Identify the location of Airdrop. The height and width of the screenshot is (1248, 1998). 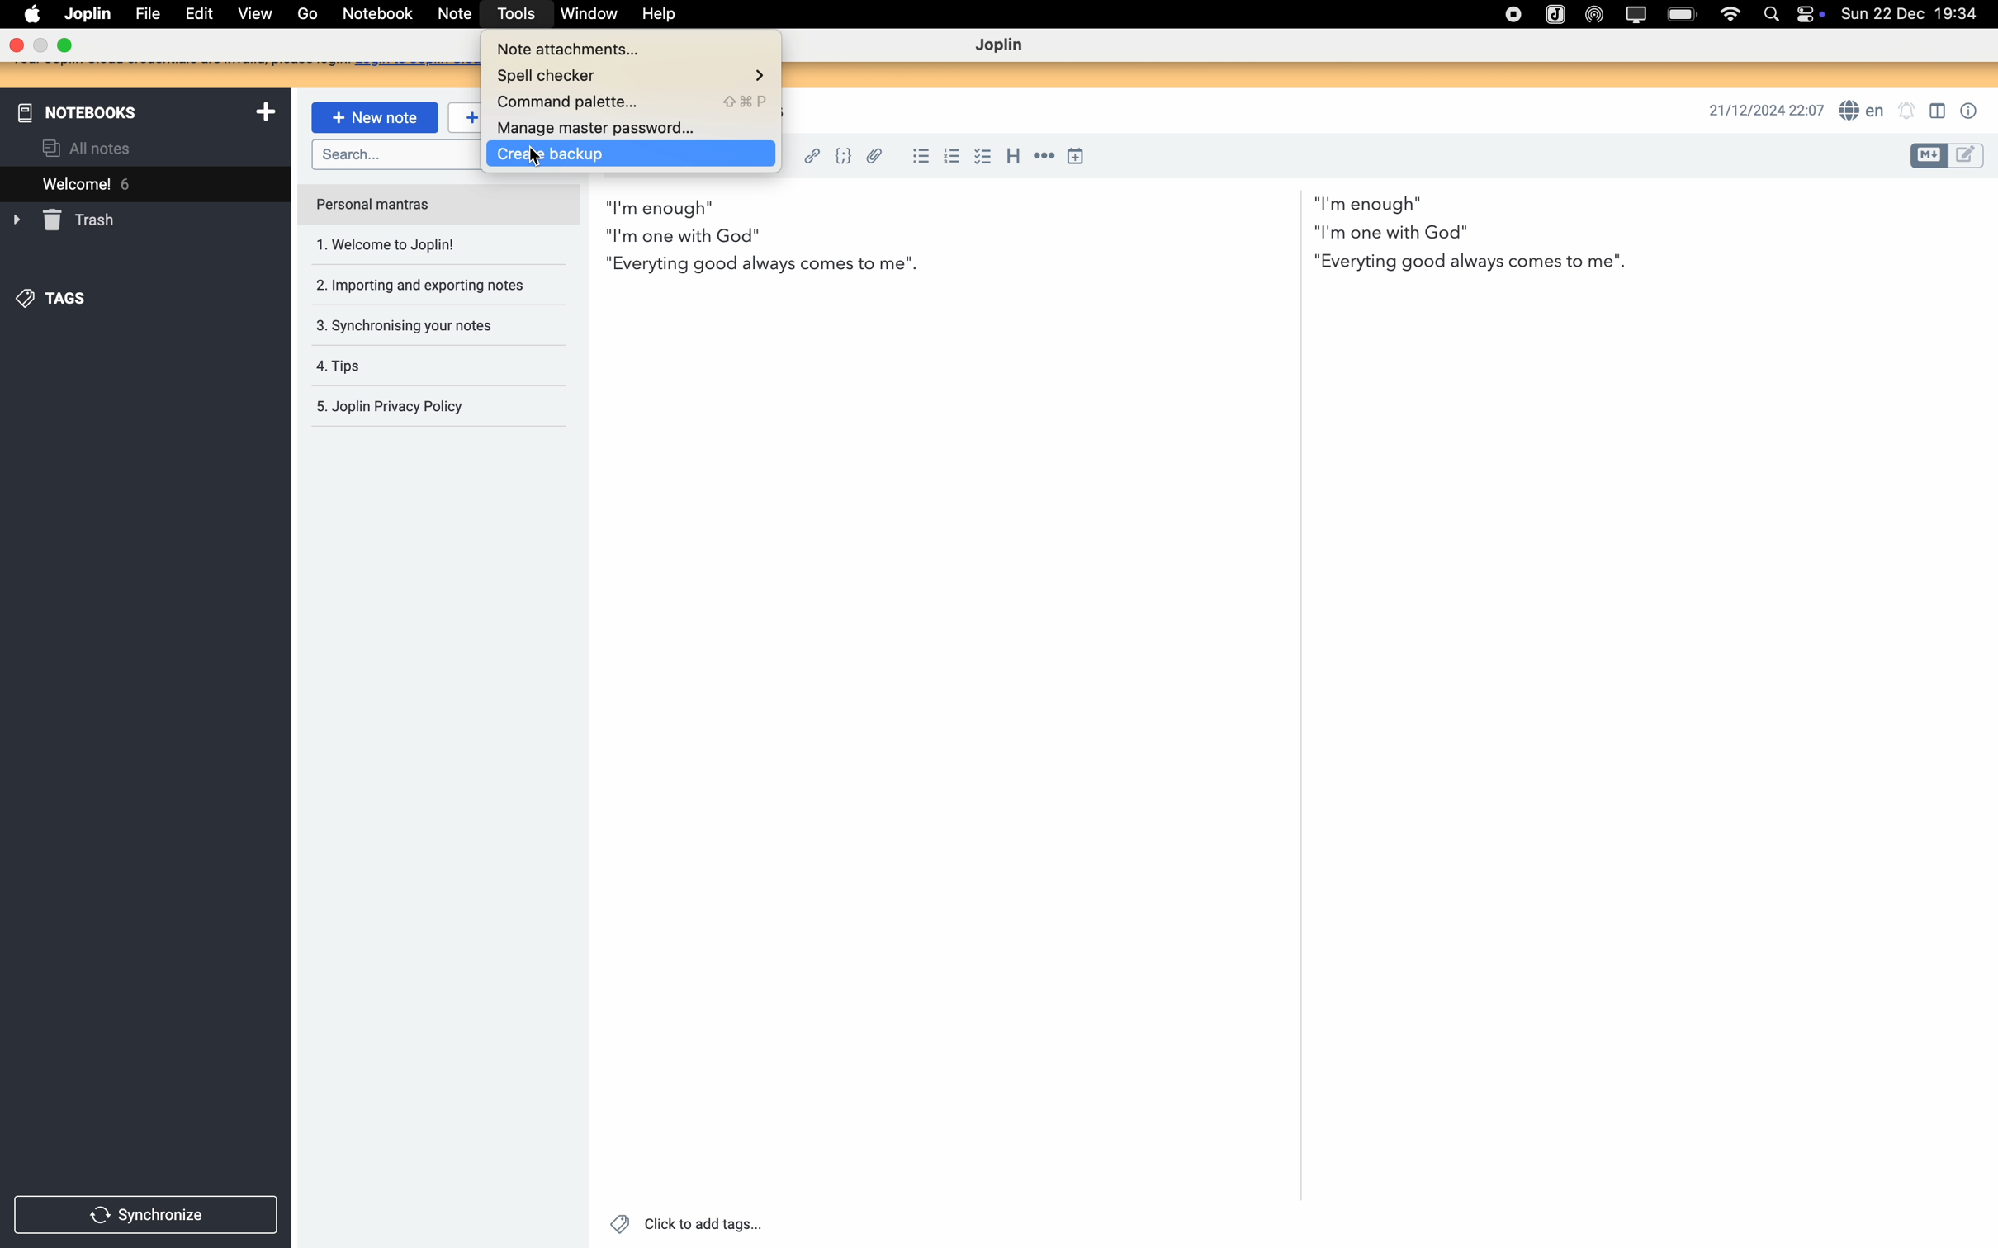
(1593, 13).